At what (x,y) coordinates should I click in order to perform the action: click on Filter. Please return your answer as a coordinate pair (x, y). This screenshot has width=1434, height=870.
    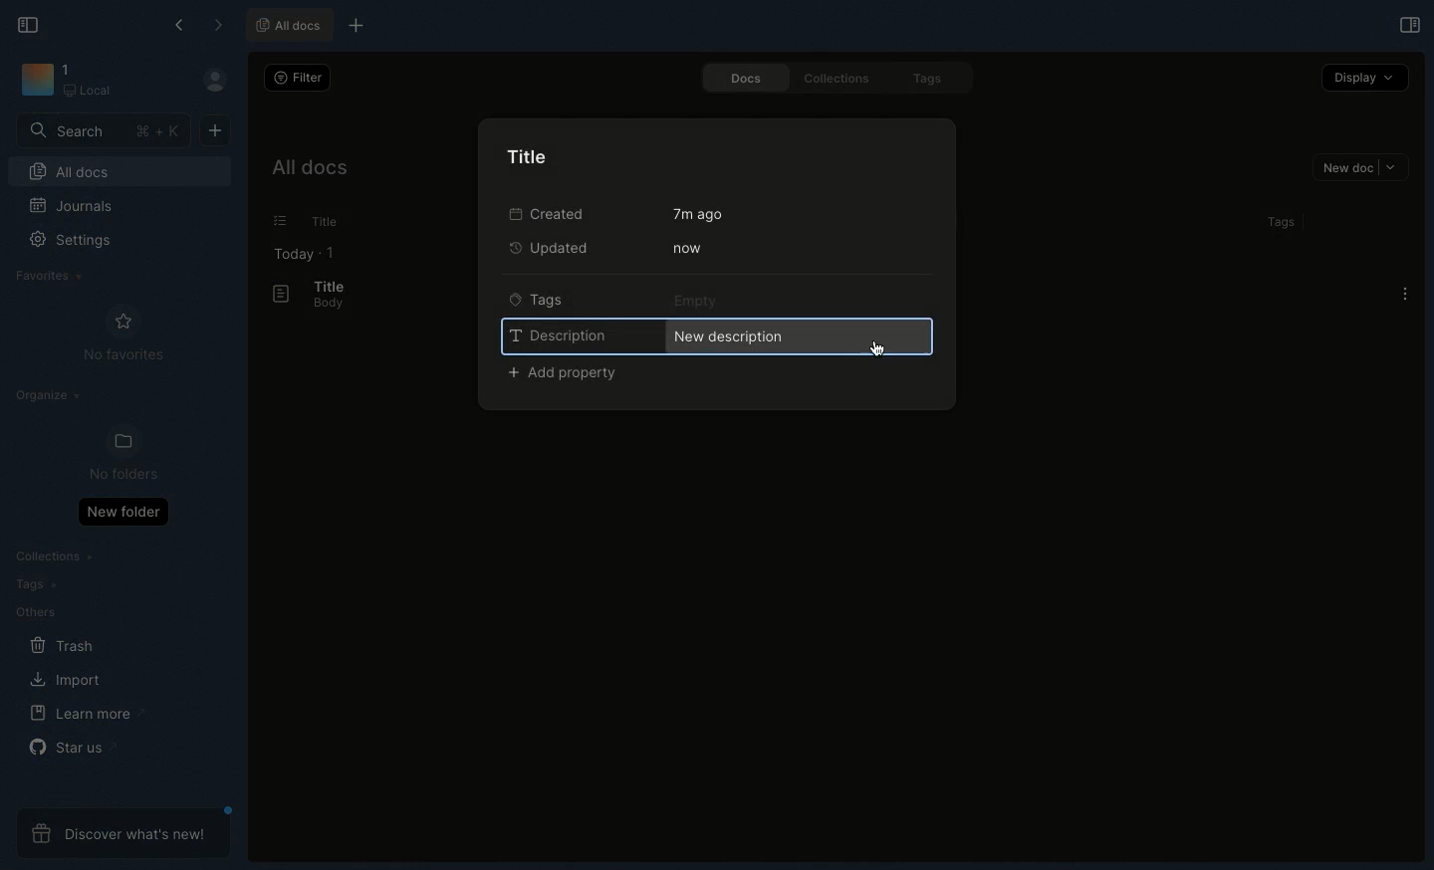
    Looking at the image, I should click on (295, 77).